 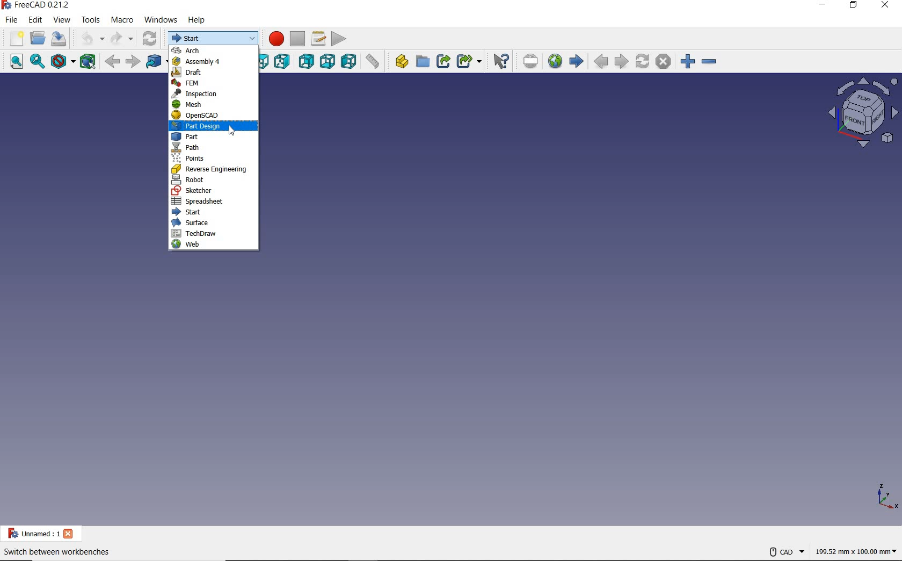 I want to click on ARC, so click(x=213, y=50).